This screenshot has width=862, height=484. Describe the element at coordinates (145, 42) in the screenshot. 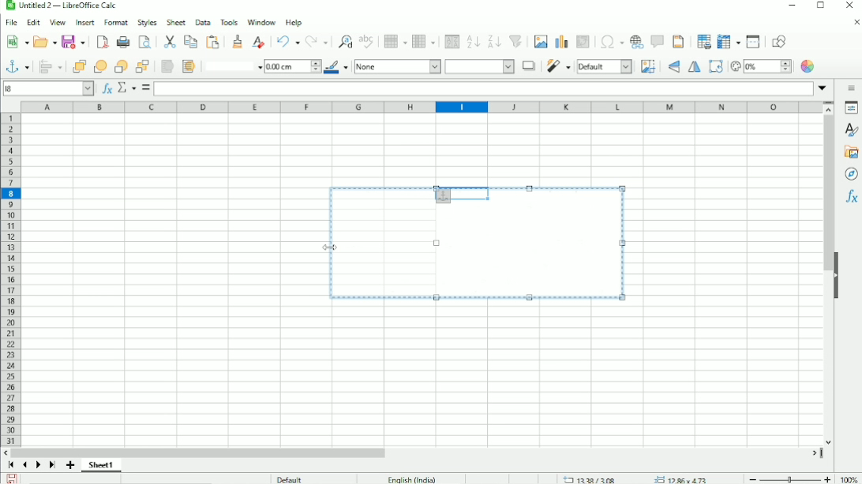

I see `Toggle print preview` at that location.